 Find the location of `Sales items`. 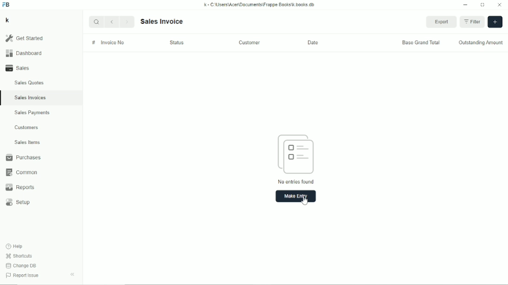

Sales items is located at coordinates (27, 142).